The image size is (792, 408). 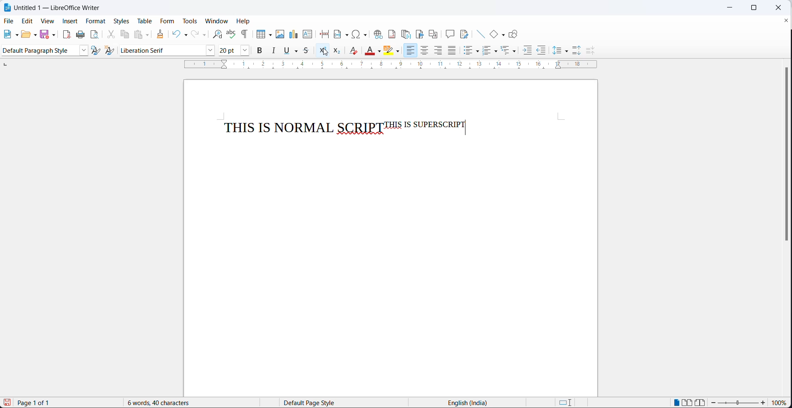 I want to click on cursor, so click(x=325, y=52).